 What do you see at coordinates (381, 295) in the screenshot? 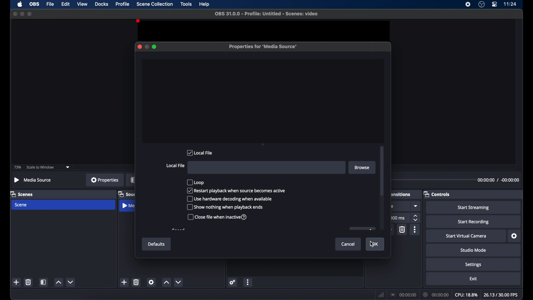
I see `network` at bounding box center [381, 295].